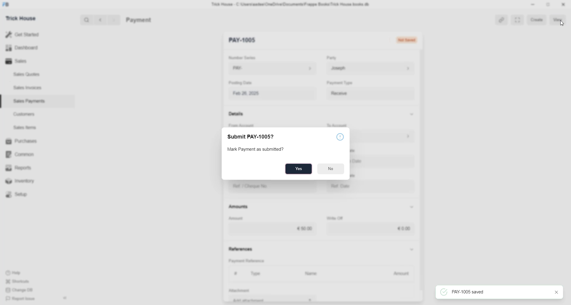 This screenshot has height=305, width=571. What do you see at coordinates (20, 280) in the screenshot?
I see `Shortcuts` at bounding box center [20, 280].